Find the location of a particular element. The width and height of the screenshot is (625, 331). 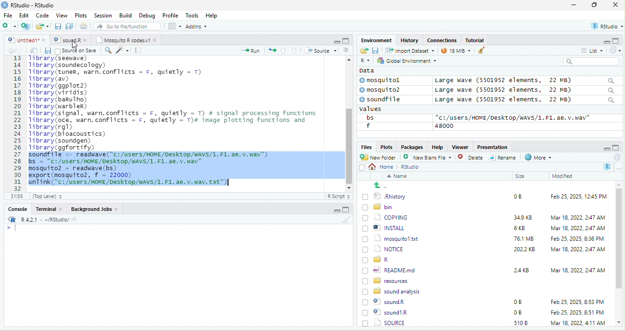

save as is located at coordinates (70, 27).